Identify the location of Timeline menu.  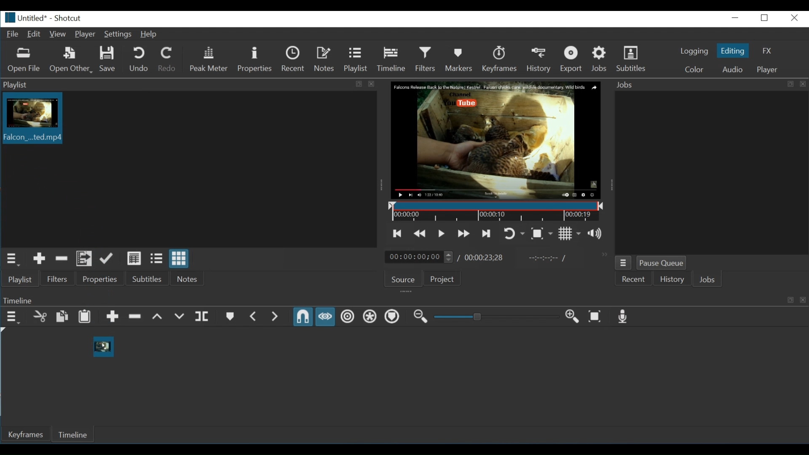
(13, 317).